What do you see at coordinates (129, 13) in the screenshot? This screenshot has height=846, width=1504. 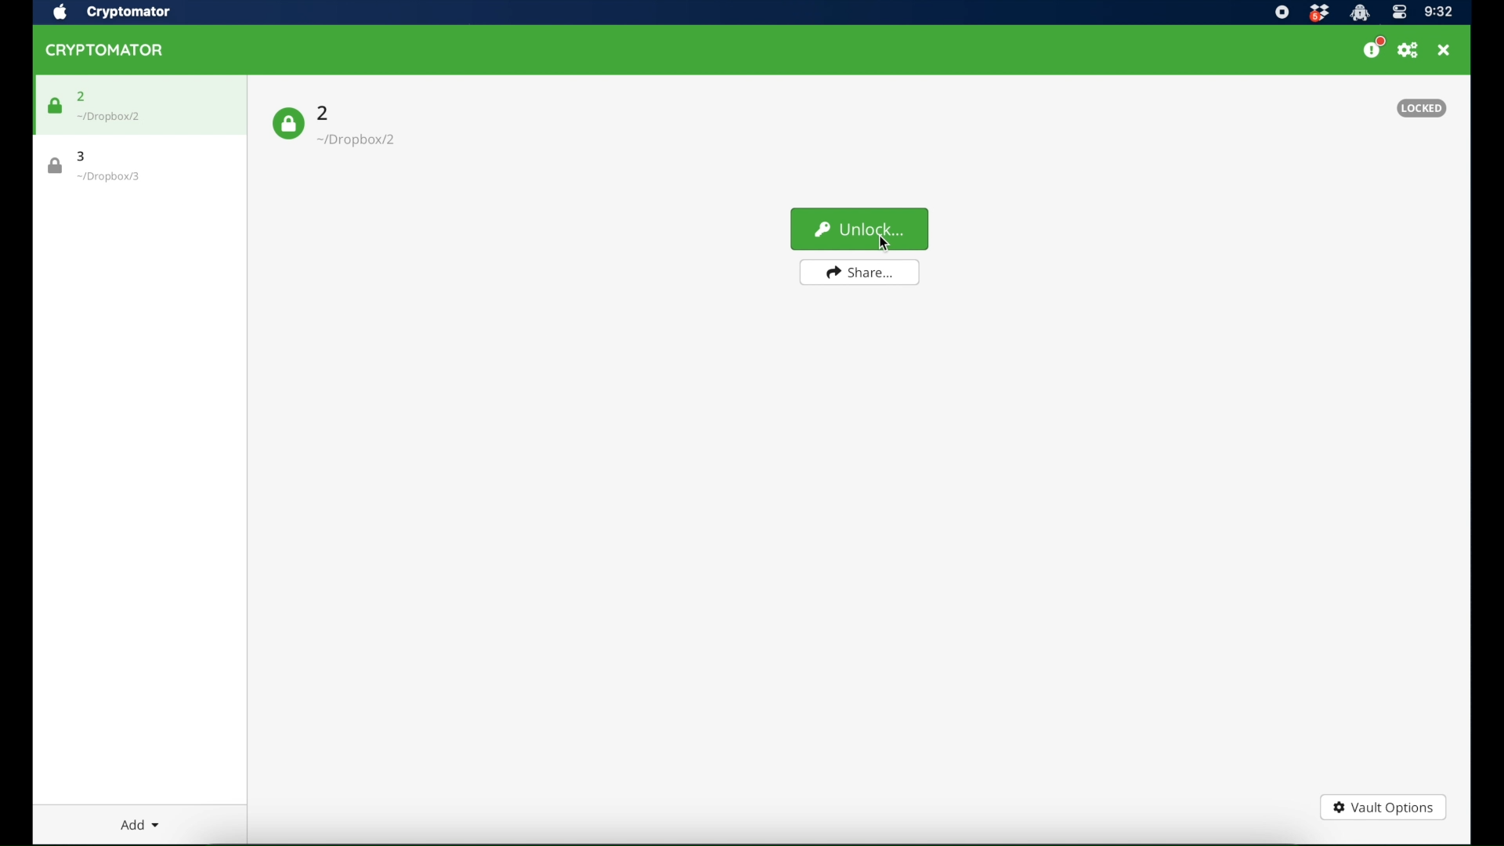 I see `cryptomator` at bounding box center [129, 13].